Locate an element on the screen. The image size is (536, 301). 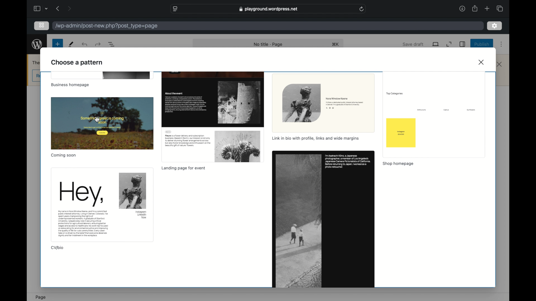
coming soon is located at coordinates (63, 155).